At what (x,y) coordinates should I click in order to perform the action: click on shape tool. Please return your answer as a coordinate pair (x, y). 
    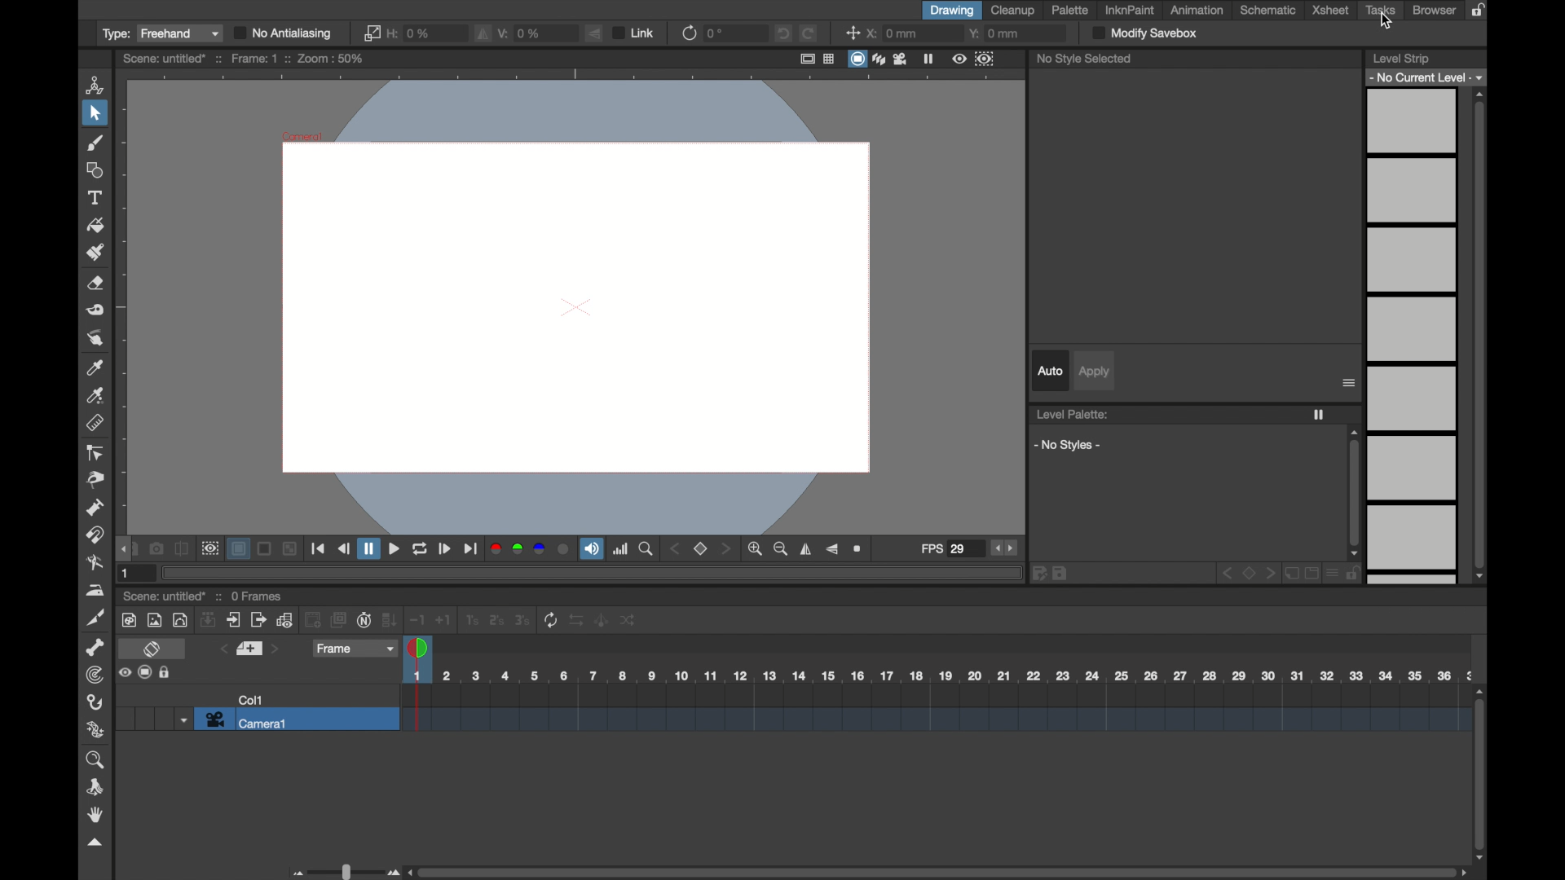
    Looking at the image, I should click on (96, 170).